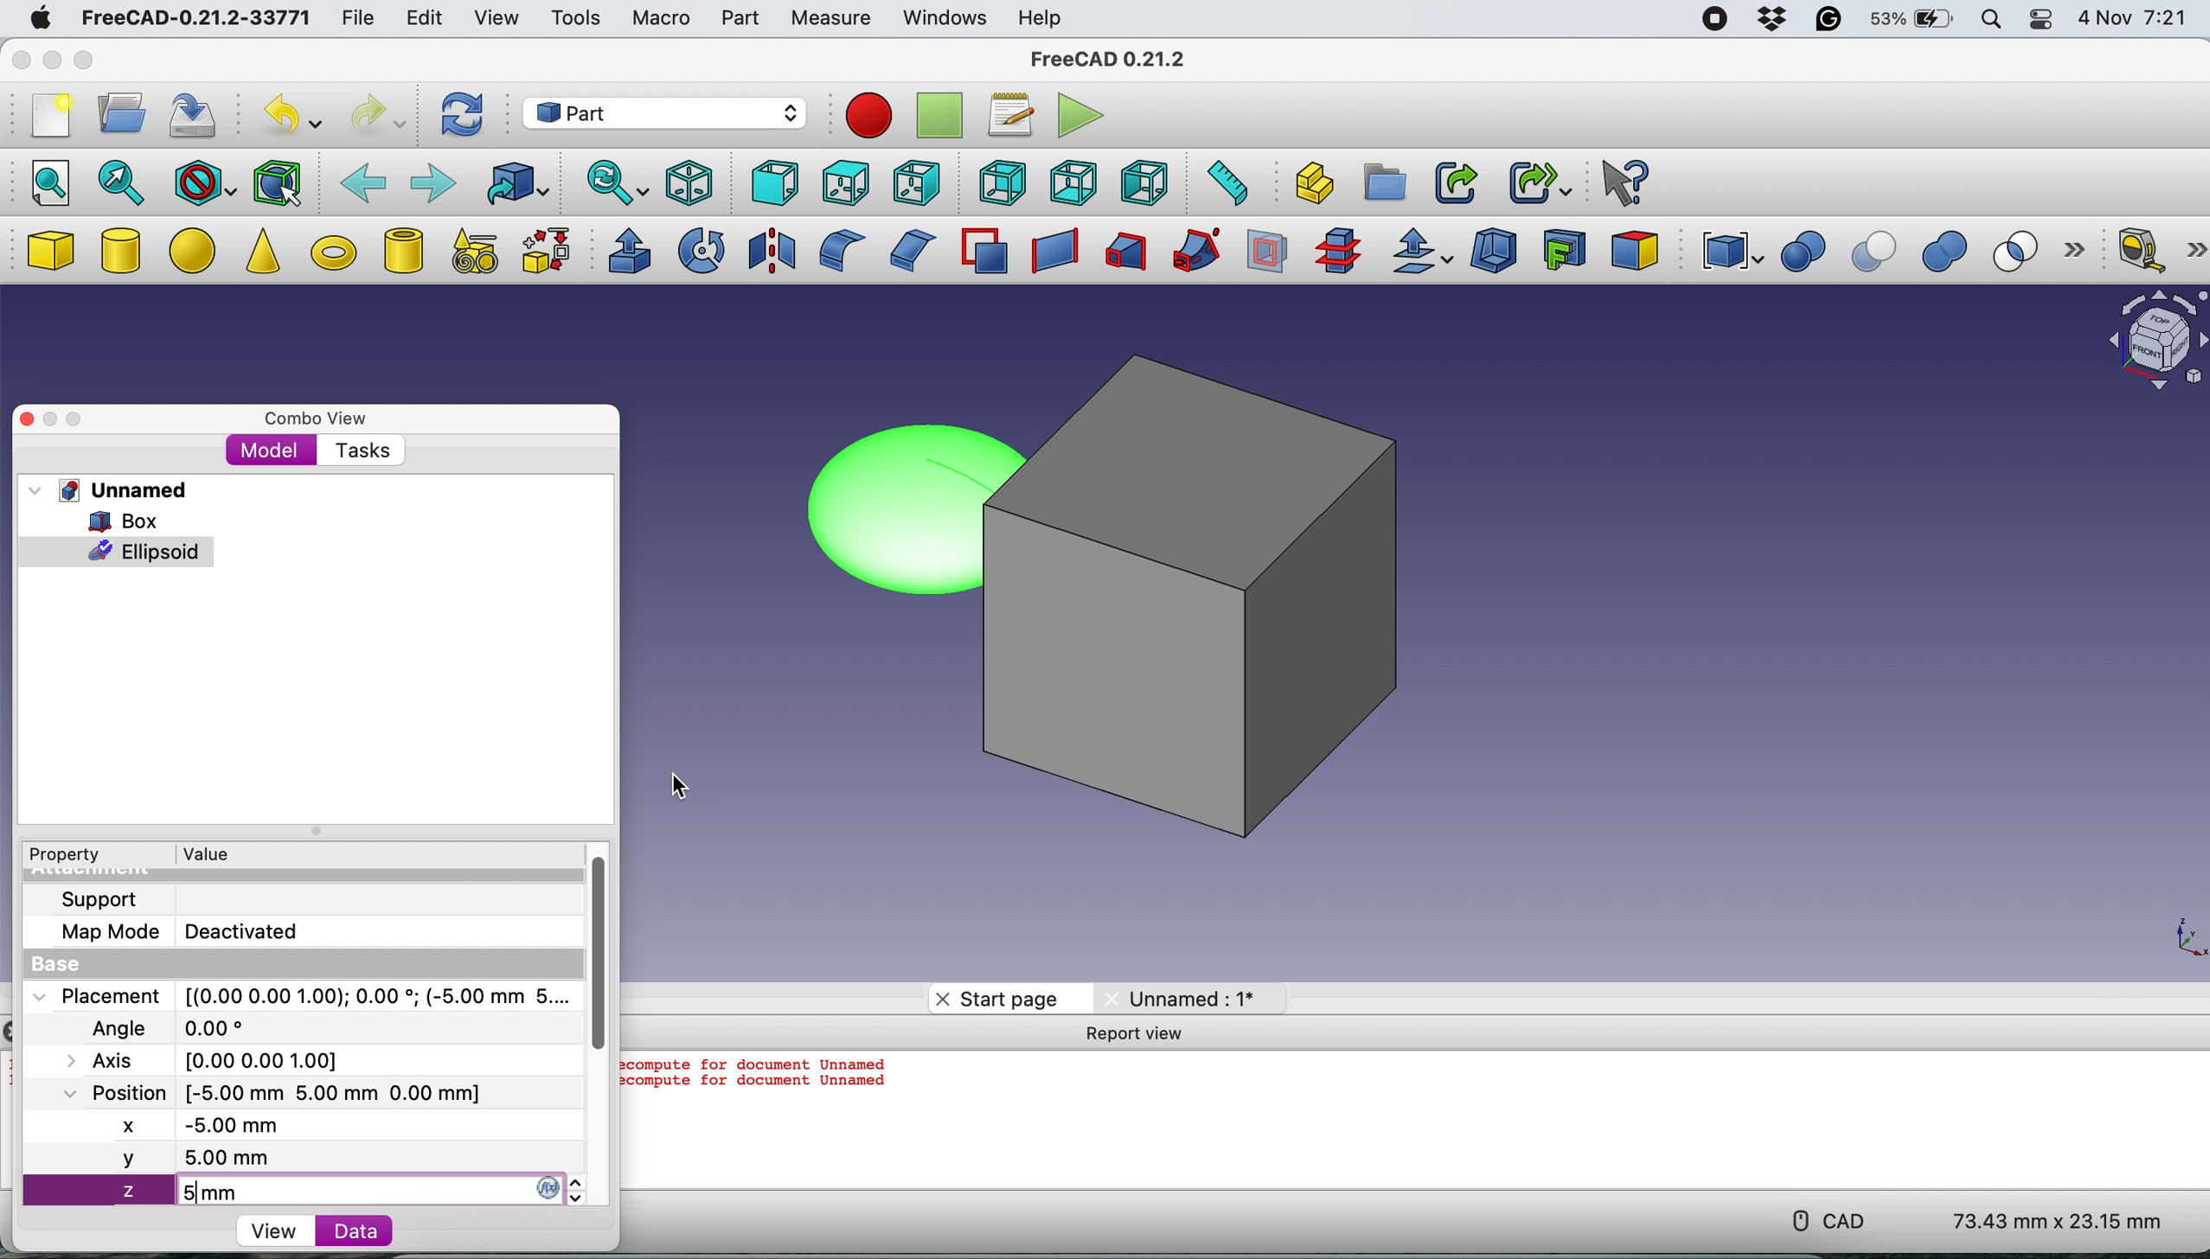 The width and height of the screenshot is (2210, 1259). I want to click on fit all, so click(43, 181).